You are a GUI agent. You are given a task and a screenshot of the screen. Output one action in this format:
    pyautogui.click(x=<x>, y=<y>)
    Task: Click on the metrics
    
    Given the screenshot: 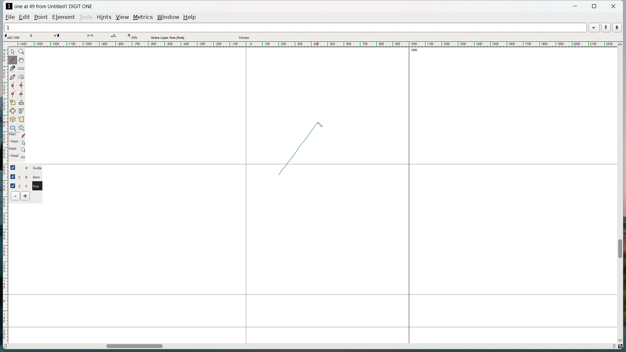 What is the action you would take?
    pyautogui.click(x=144, y=18)
    